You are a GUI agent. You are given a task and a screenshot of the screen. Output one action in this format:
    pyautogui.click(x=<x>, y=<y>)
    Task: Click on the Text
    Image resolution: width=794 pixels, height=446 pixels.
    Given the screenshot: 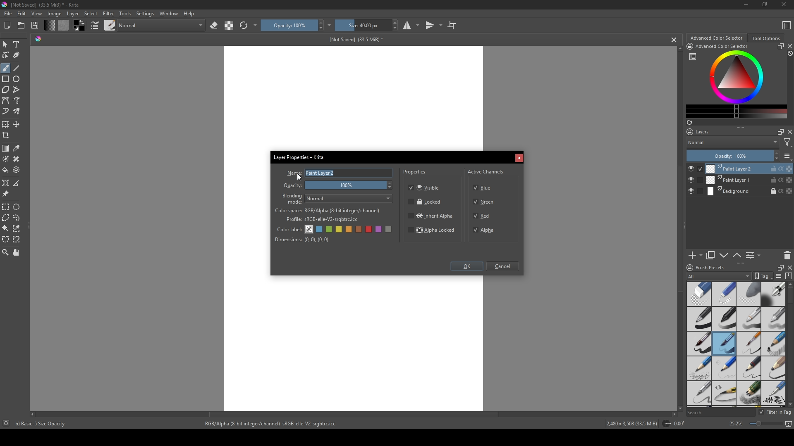 What is the action you would take?
    pyautogui.click(x=18, y=45)
    